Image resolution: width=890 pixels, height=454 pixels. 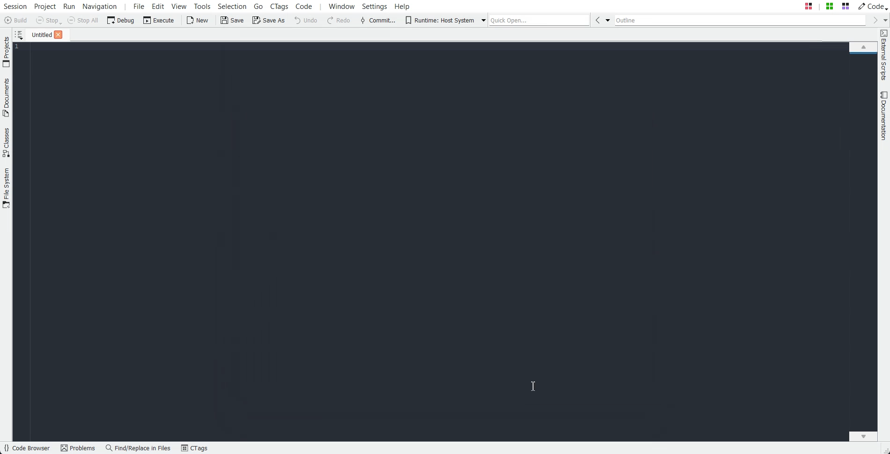 What do you see at coordinates (884, 55) in the screenshot?
I see `External Scripts` at bounding box center [884, 55].